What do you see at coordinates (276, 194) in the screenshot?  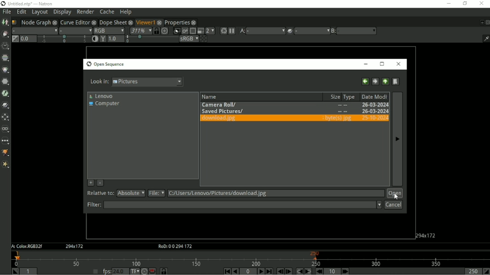 I see `Relative to` at bounding box center [276, 194].